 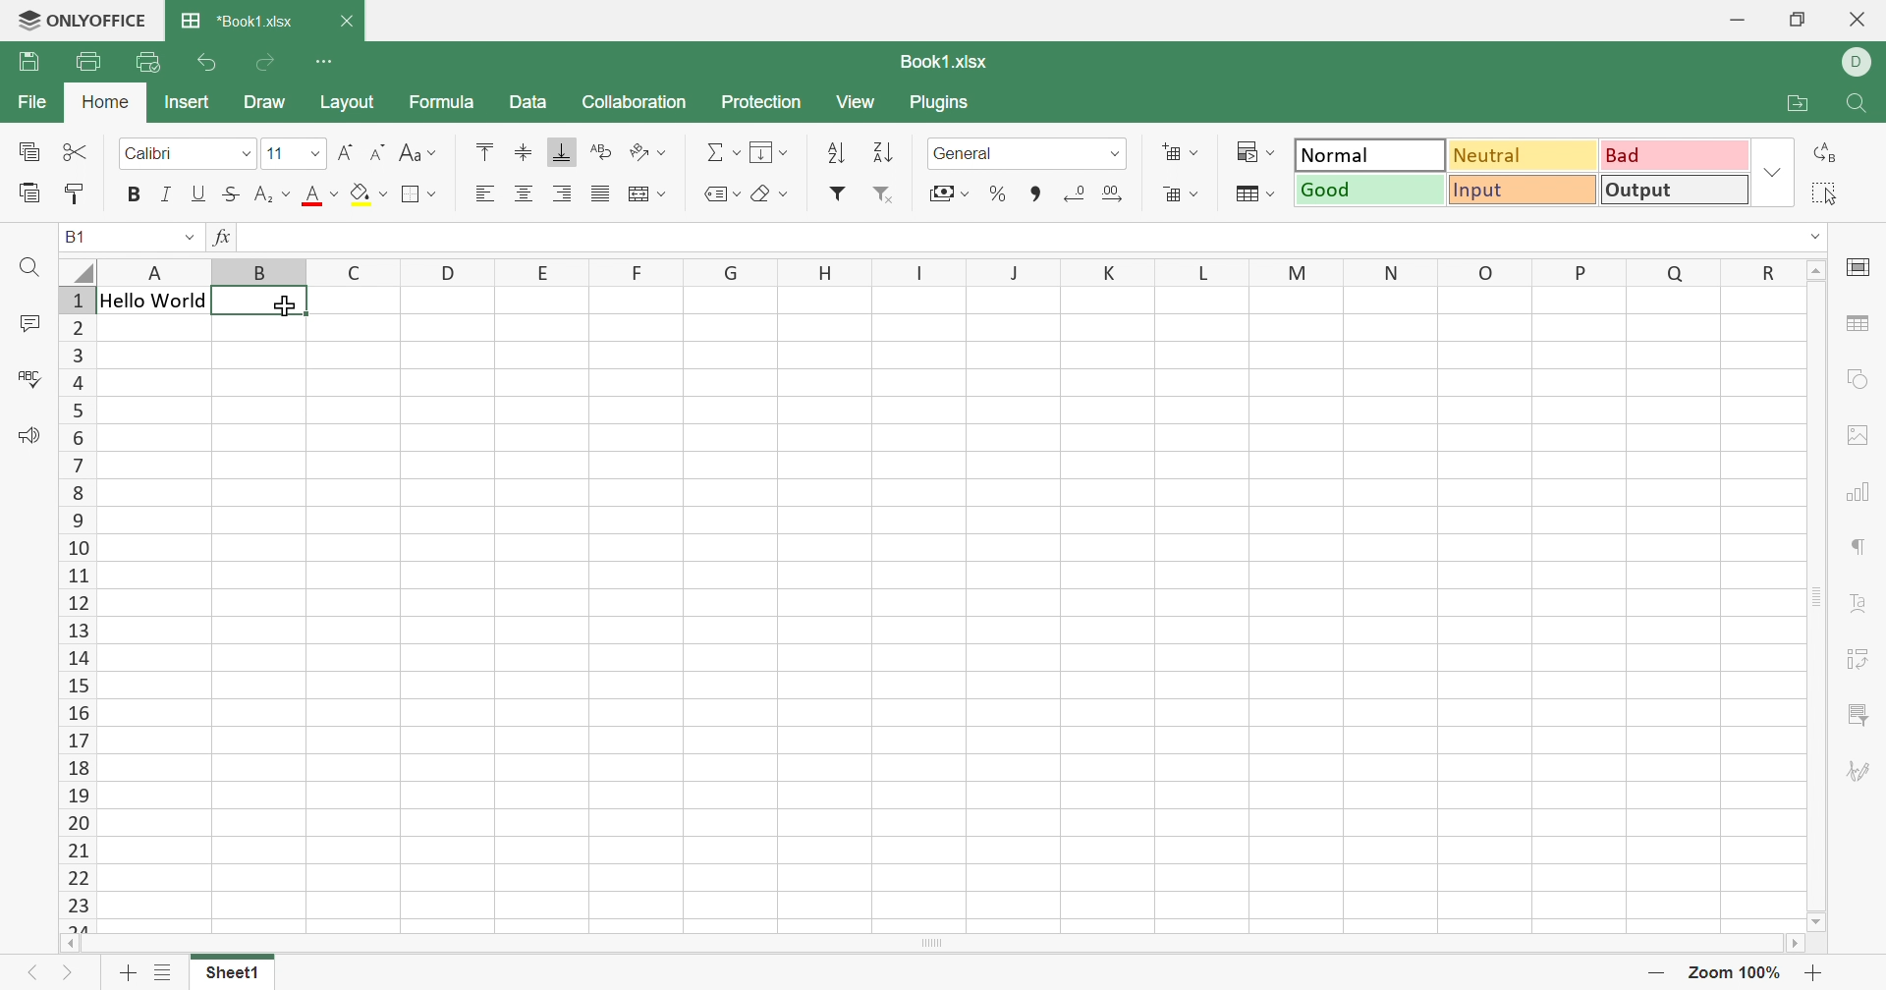 I want to click on Zoom out, so click(x=1655, y=969).